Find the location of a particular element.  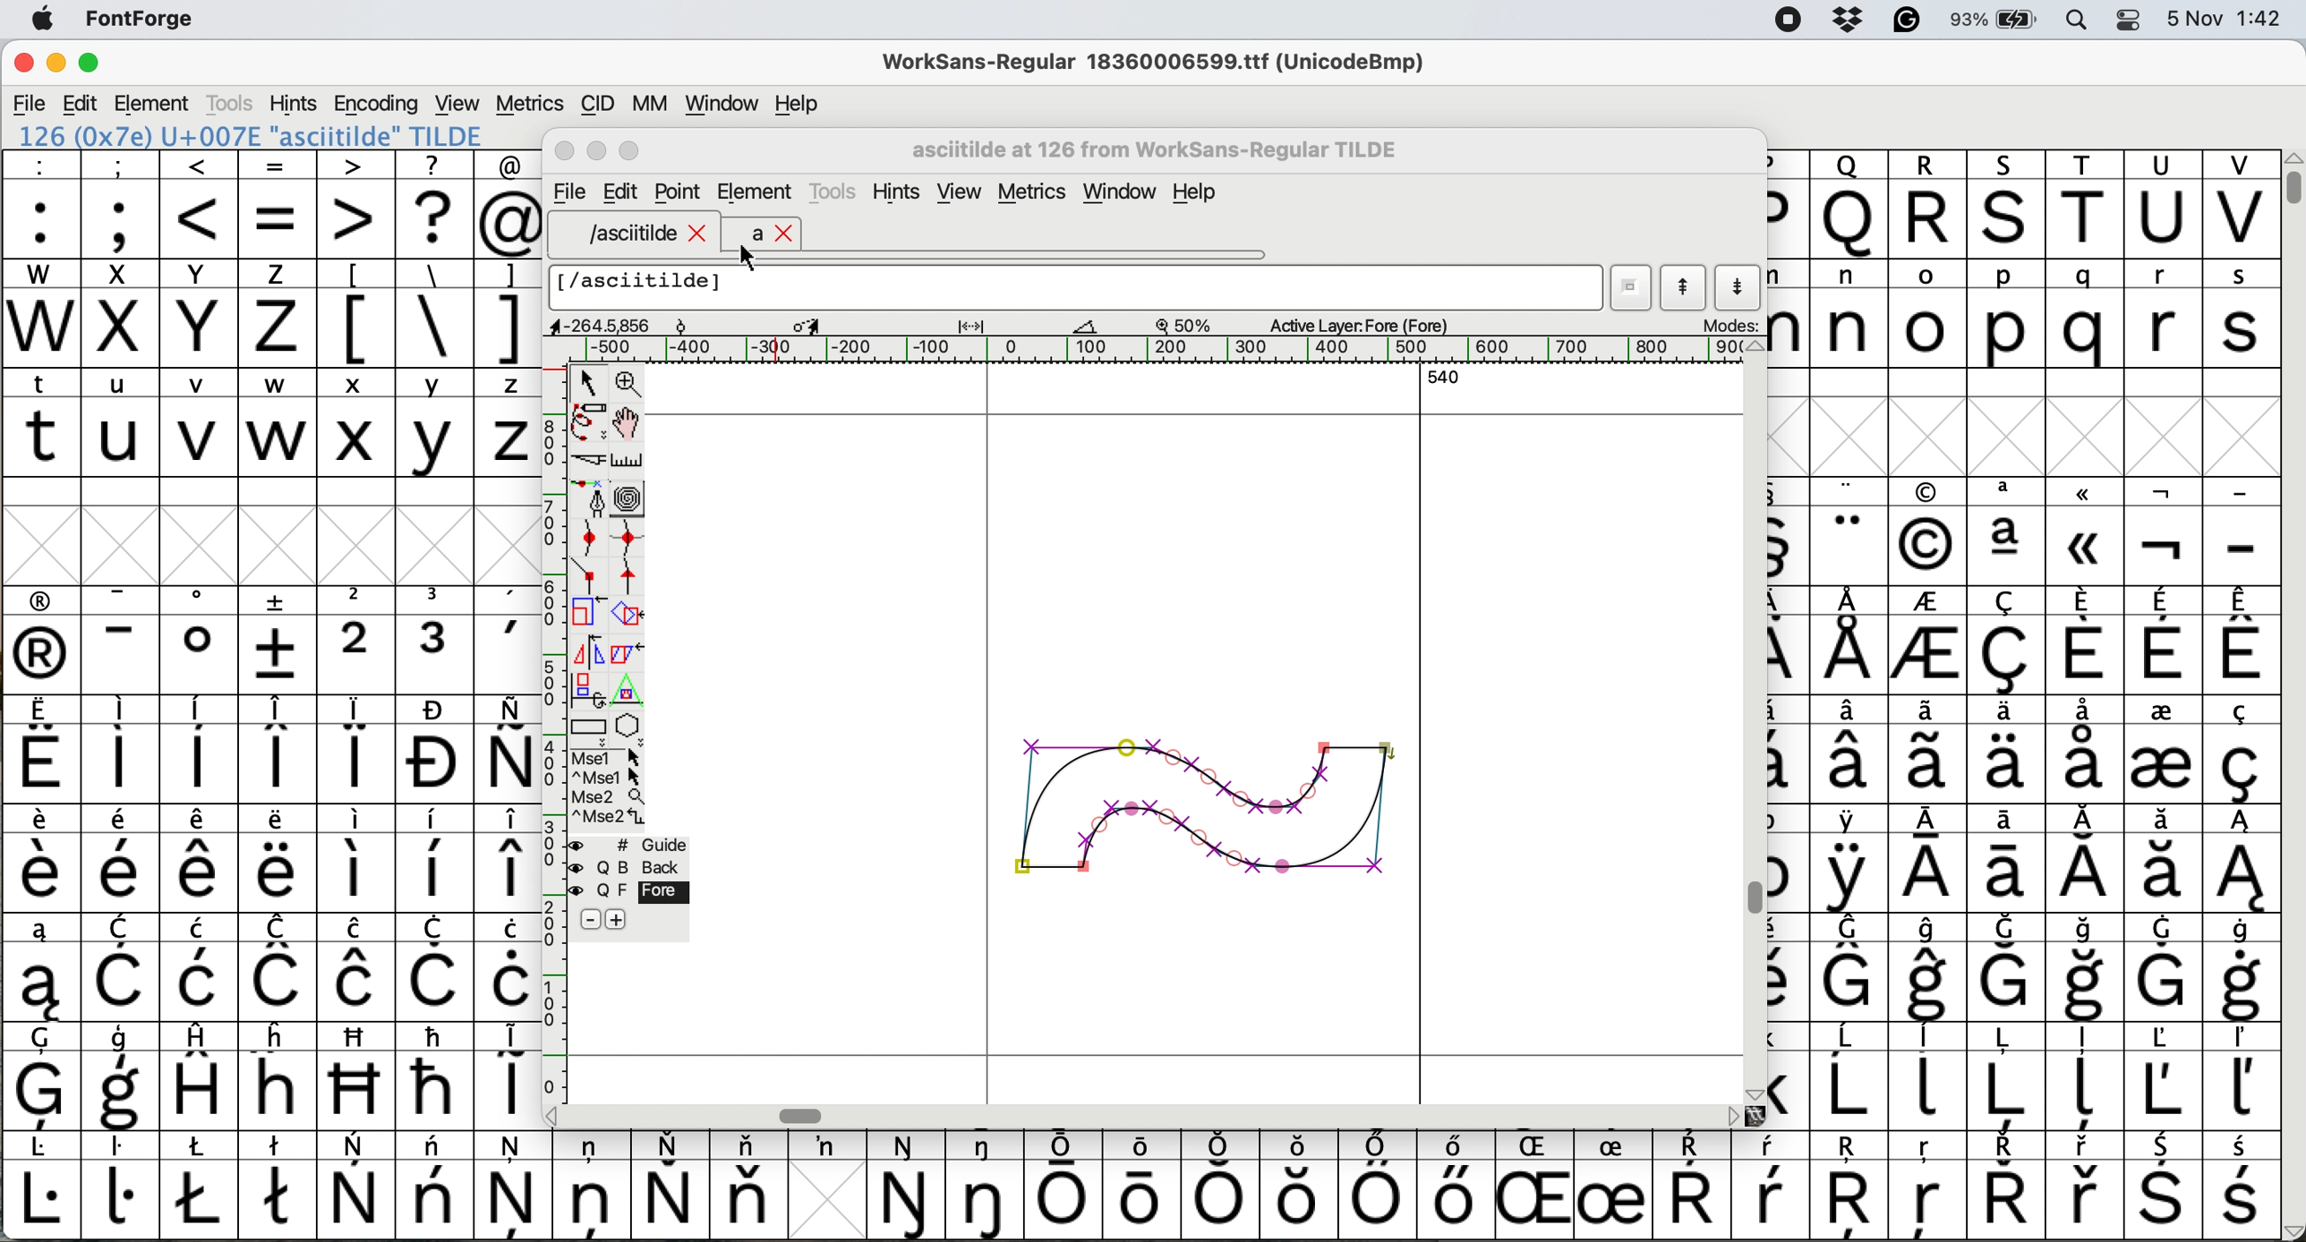

symbol is located at coordinates (1225, 1184).